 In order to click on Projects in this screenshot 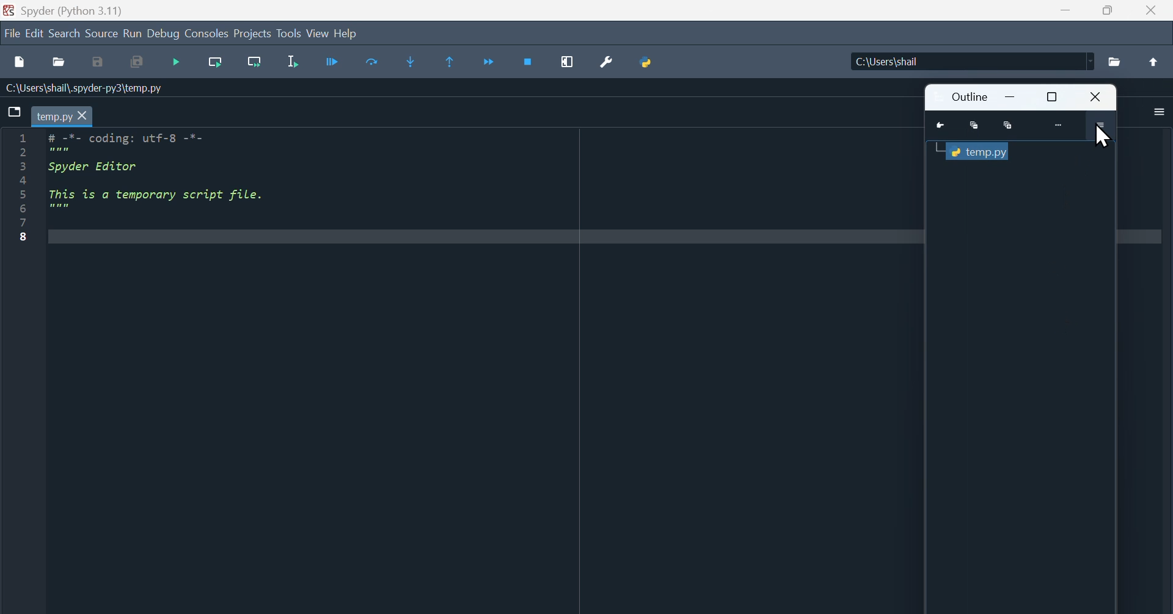, I will do `click(253, 32)`.